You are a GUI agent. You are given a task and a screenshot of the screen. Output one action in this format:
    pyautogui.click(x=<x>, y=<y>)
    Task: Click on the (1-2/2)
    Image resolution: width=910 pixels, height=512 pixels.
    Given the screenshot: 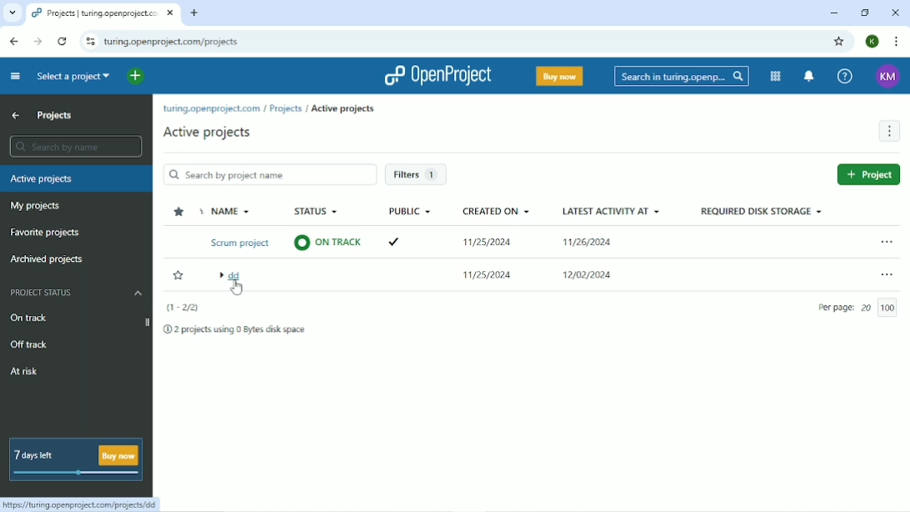 What is the action you would take?
    pyautogui.click(x=181, y=309)
    